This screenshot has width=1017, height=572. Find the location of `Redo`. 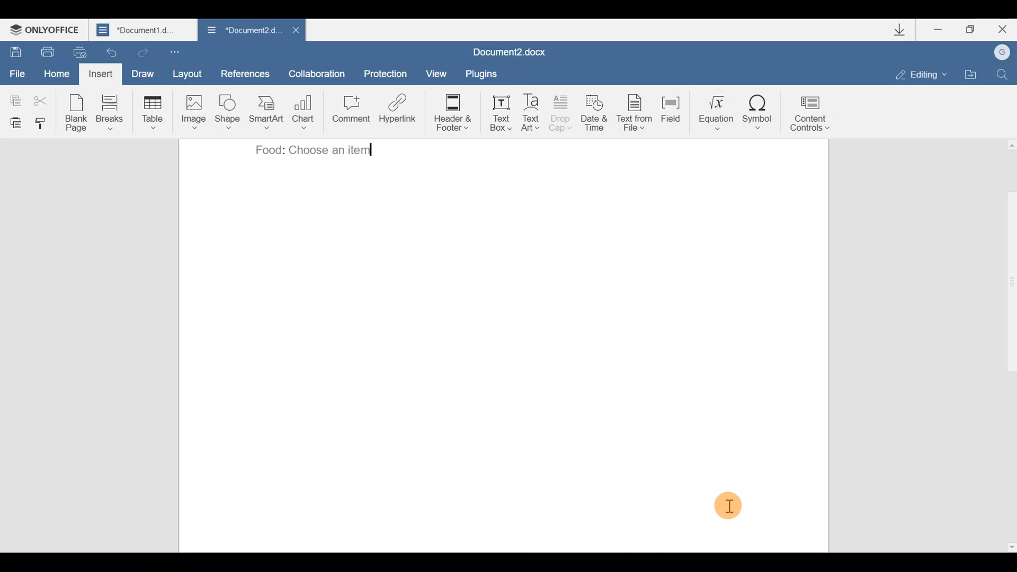

Redo is located at coordinates (144, 53).